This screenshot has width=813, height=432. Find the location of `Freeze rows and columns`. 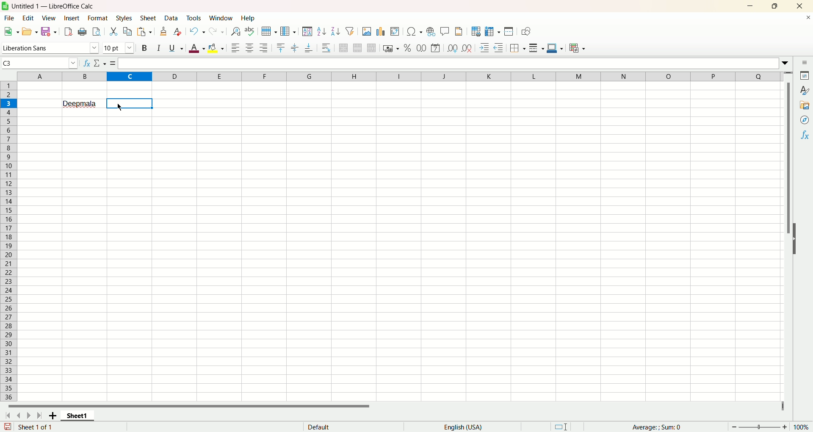

Freeze rows and columns is located at coordinates (493, 32).